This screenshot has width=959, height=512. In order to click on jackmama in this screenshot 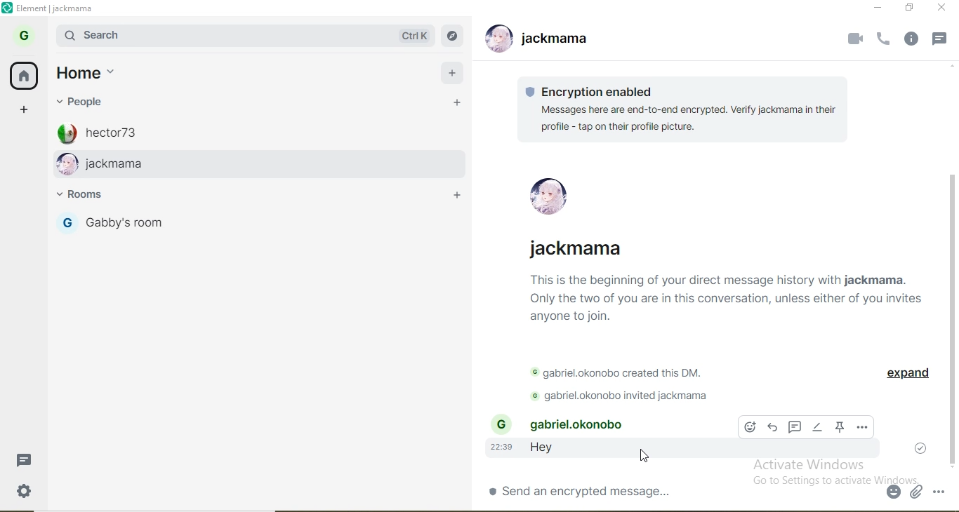, I will do `click(556, 40)`.